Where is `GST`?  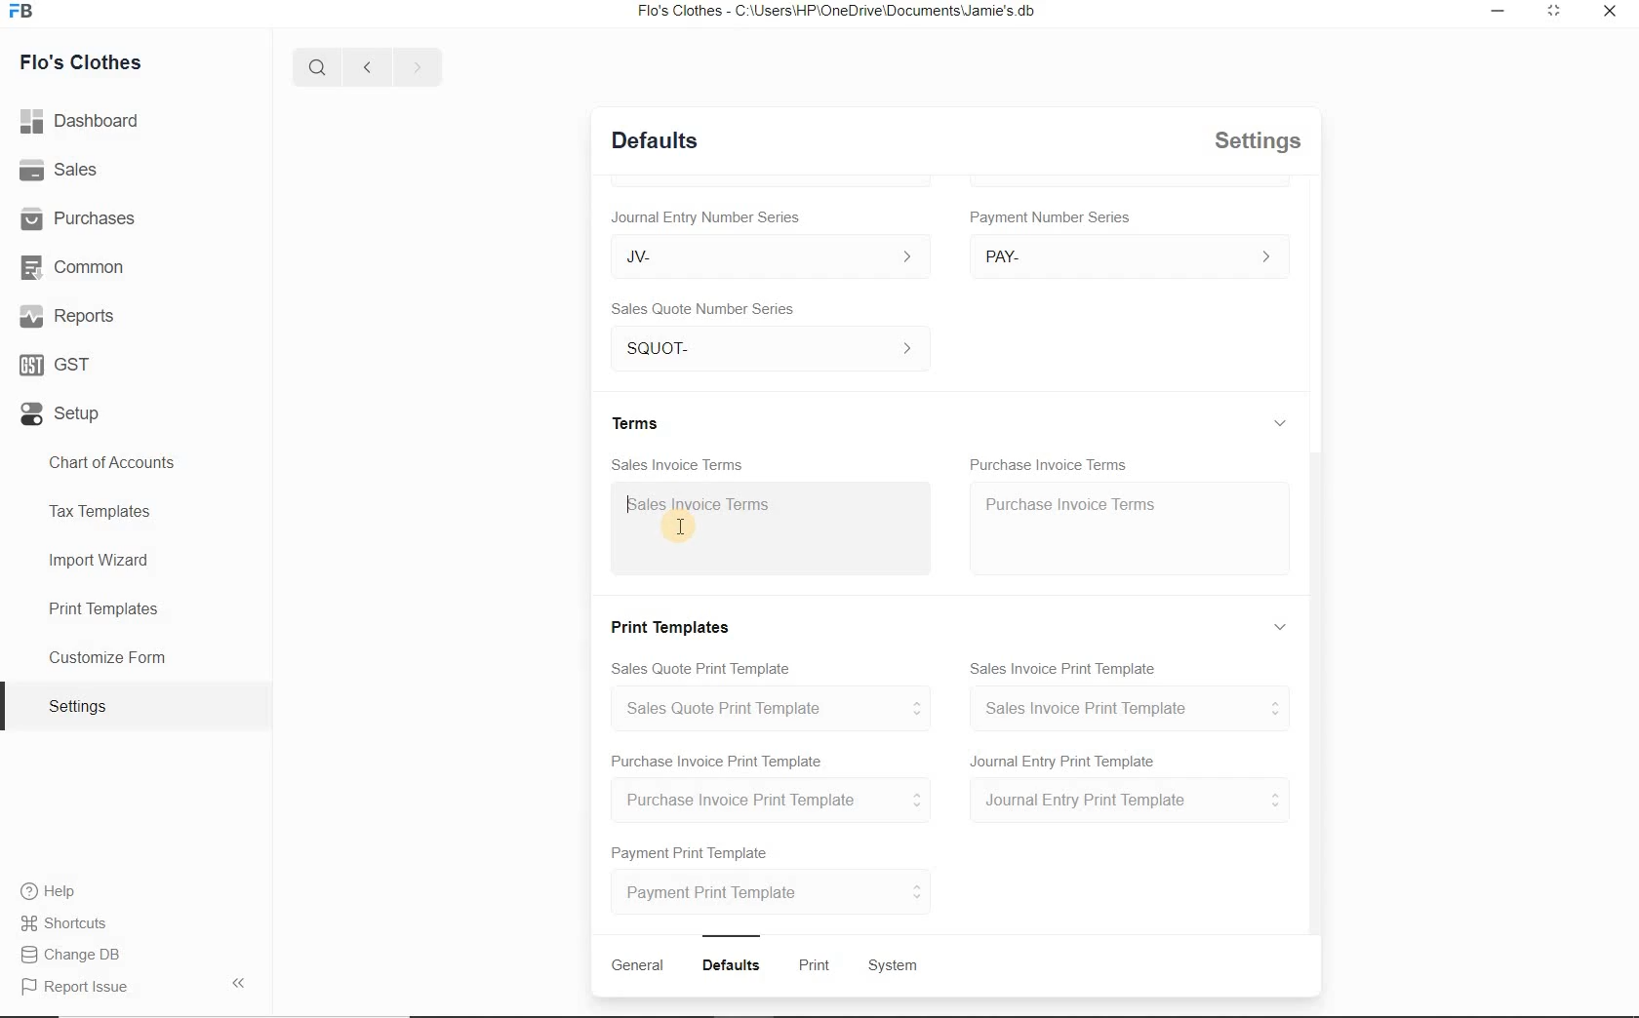
GST is located at coordinates (54, 366).